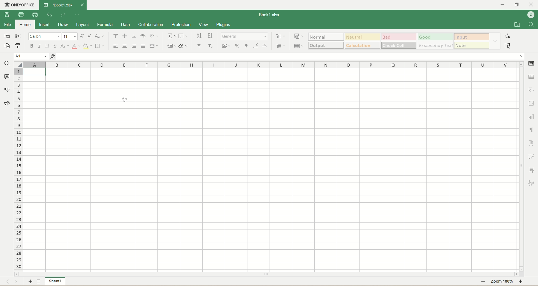 This screenshot has width=538, height=286. What do you see at coordinates (266, 274) in the screenshot?
I see `horizontal scroll` at bounding box center [266, 274].